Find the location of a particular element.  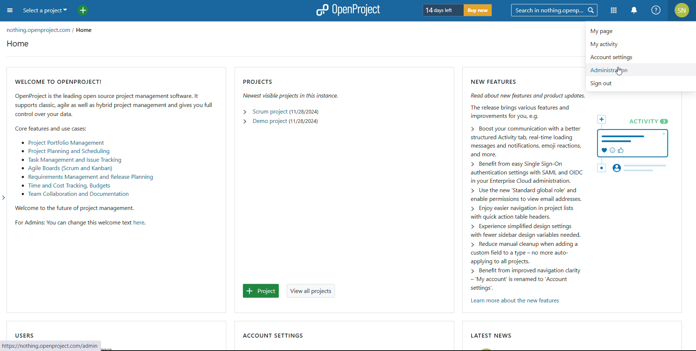

my page is located at coordinates (641, 29).